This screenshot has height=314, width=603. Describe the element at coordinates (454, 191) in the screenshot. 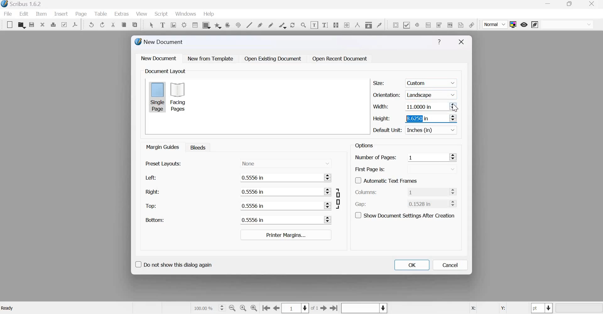

I see `Increase and Decrease` at that location.